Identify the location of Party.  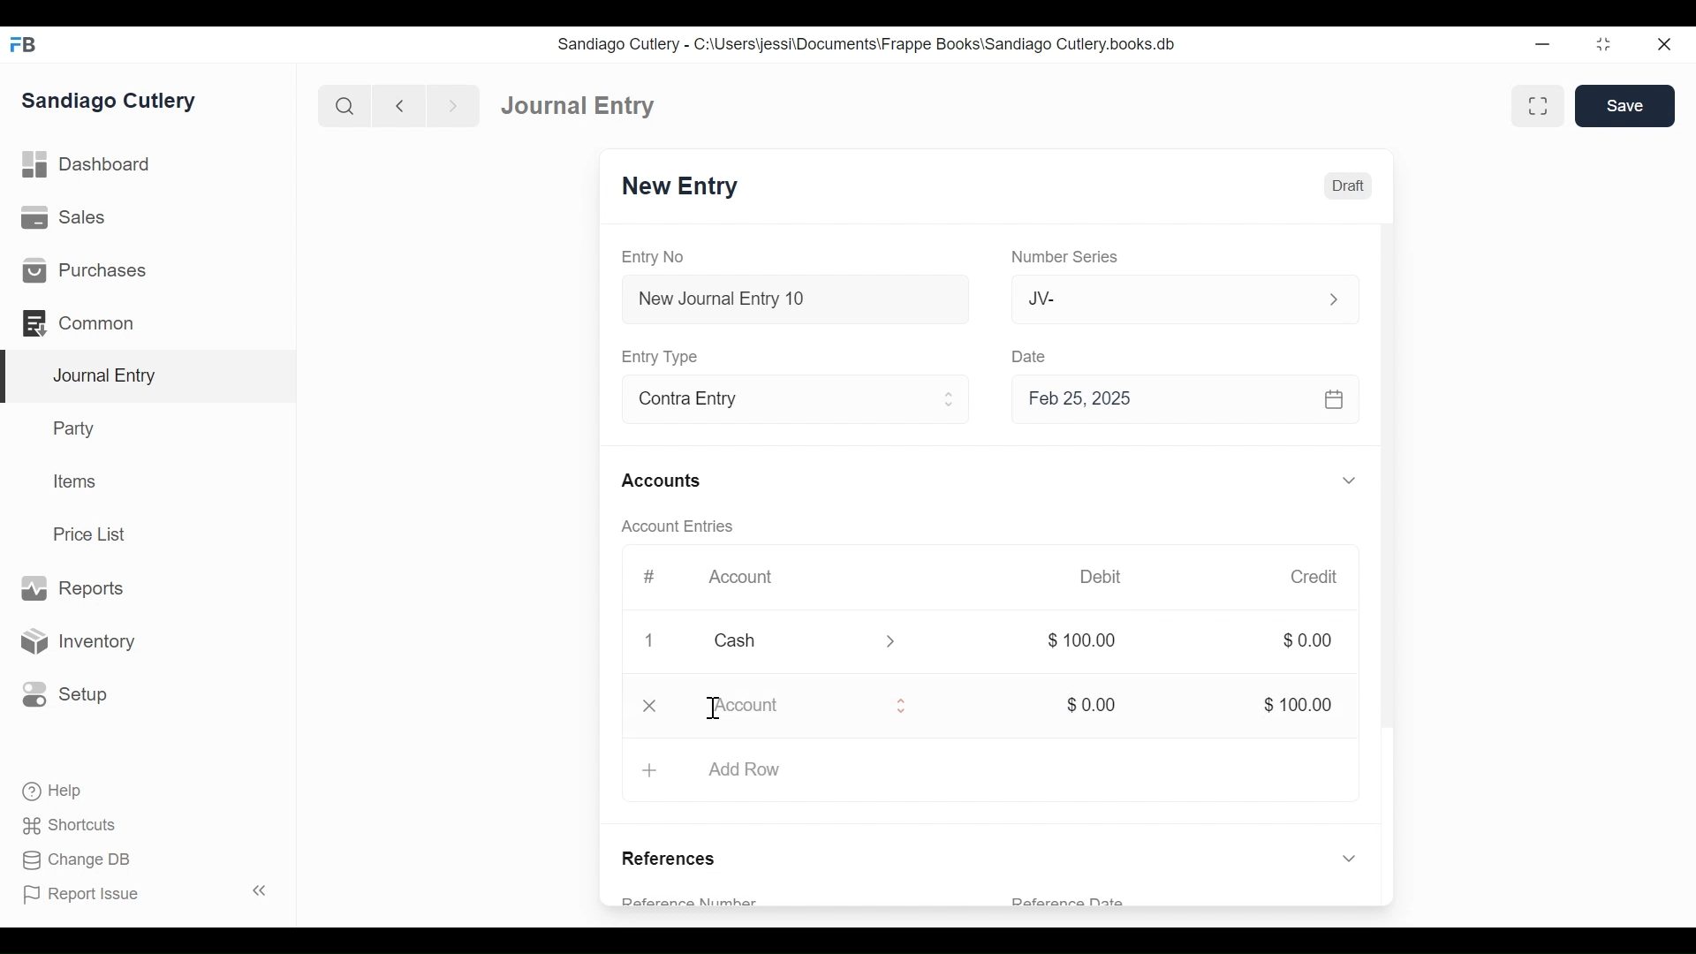
(72, 428).